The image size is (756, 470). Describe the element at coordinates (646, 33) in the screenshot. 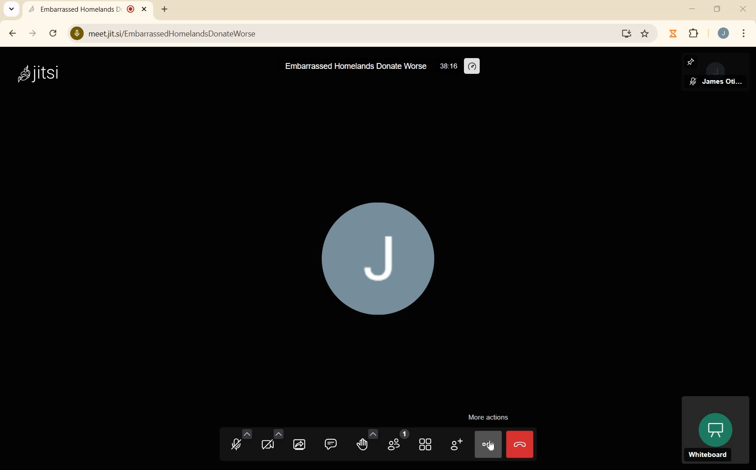

I see `bookmark` at that location.